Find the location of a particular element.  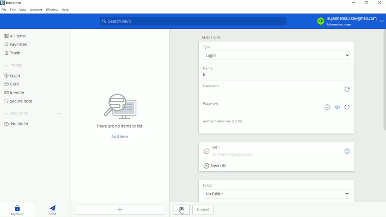

My vault is located at coordinates (17, 210).